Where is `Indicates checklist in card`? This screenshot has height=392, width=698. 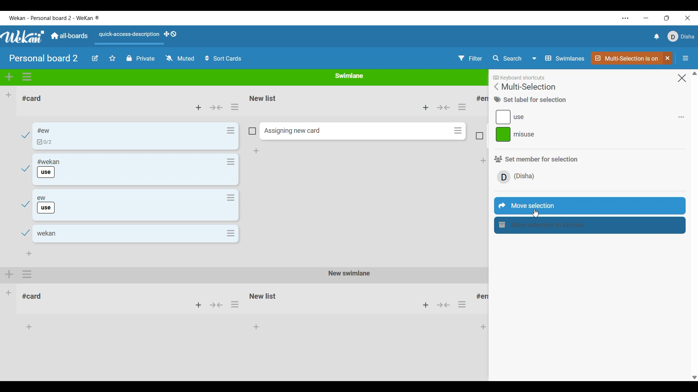
Indicates checklist in card is located at coordinates (44, 142).